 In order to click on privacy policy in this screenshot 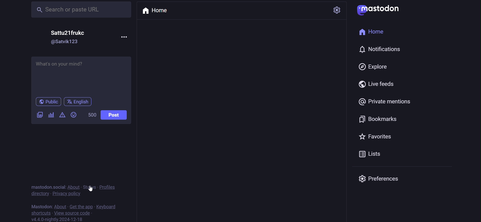, I will do `click(67, 194)`.